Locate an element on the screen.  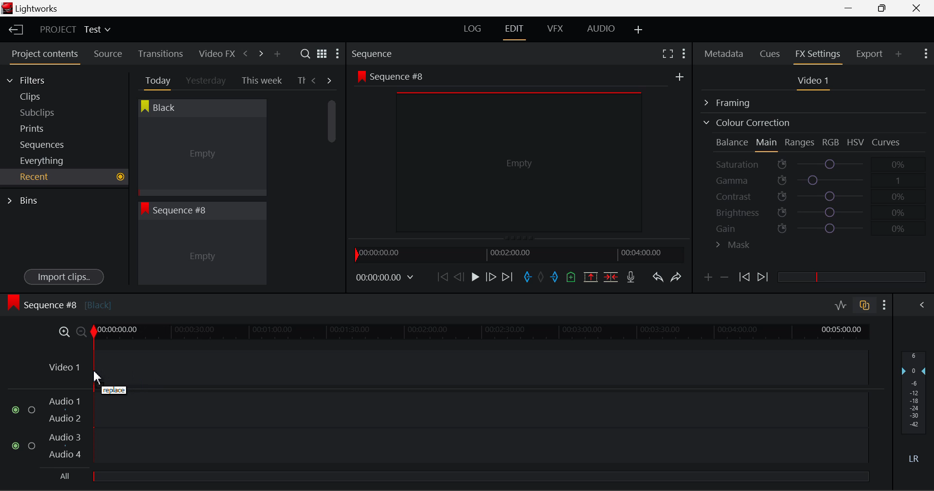
LOG Layout is located at coordinates (472, 28).